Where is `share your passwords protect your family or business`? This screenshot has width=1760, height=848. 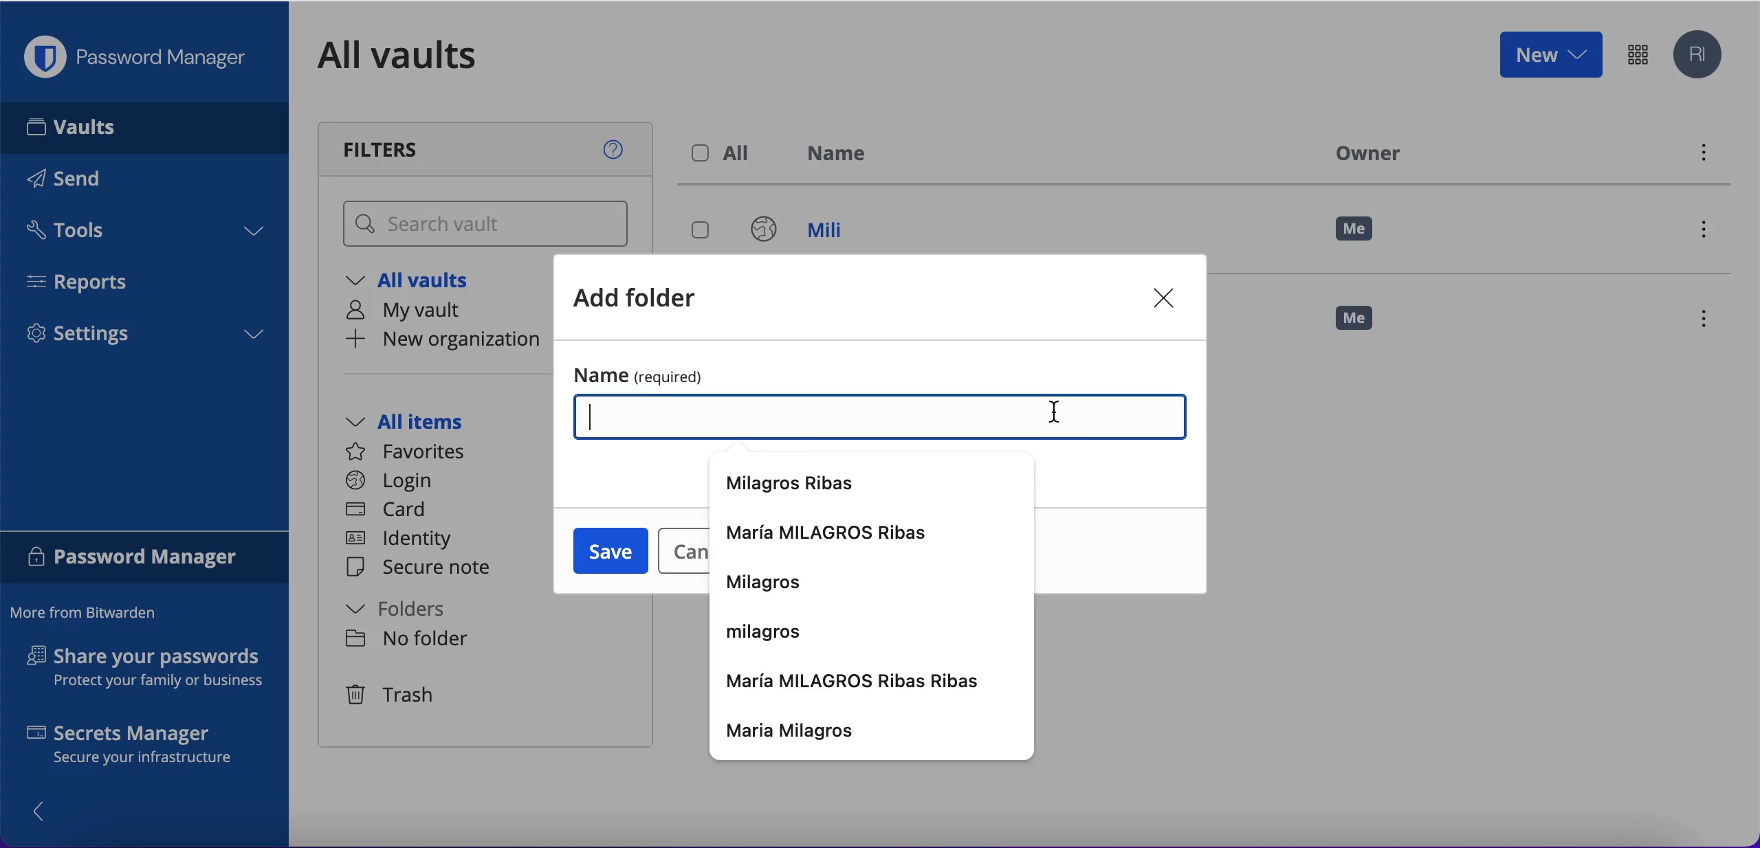
share your passwords protect your family or business is located at coordinates (153, 670).